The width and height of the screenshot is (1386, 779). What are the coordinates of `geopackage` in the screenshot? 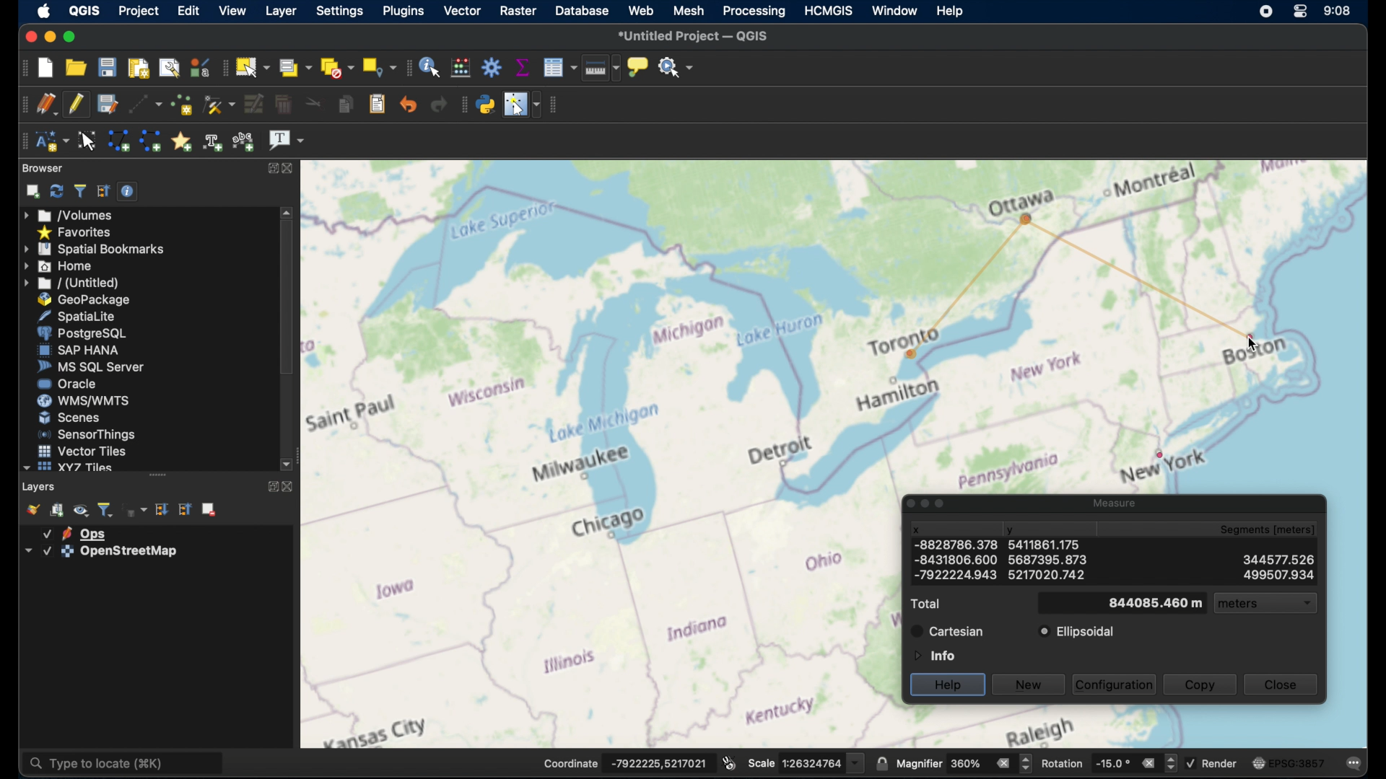 It's located at (84, 299).